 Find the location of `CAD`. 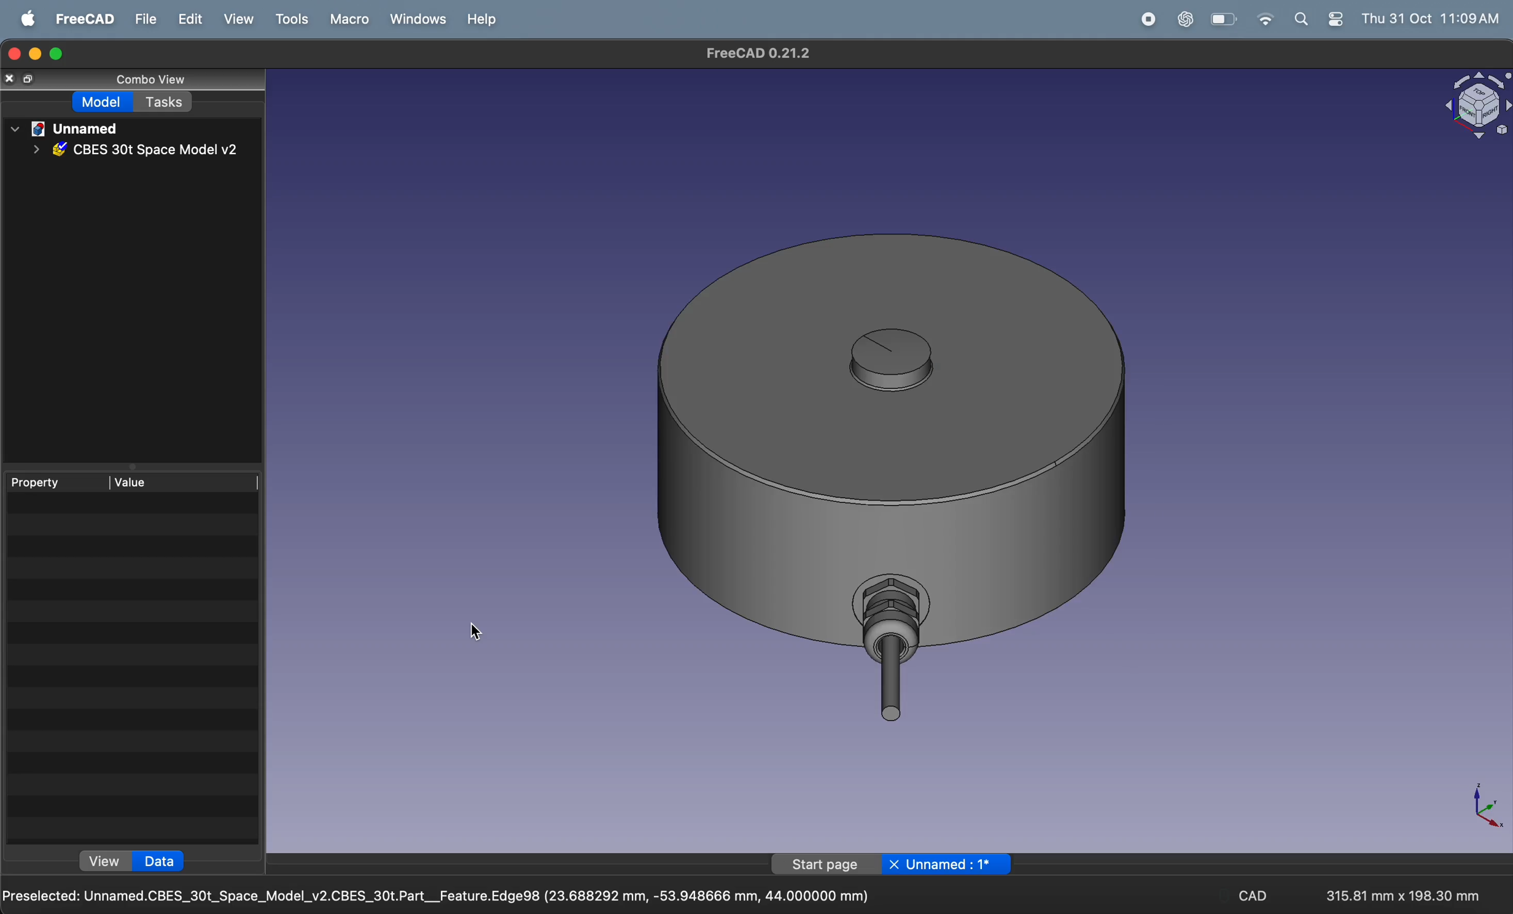

CAD is located at coordinates (1255, 895).